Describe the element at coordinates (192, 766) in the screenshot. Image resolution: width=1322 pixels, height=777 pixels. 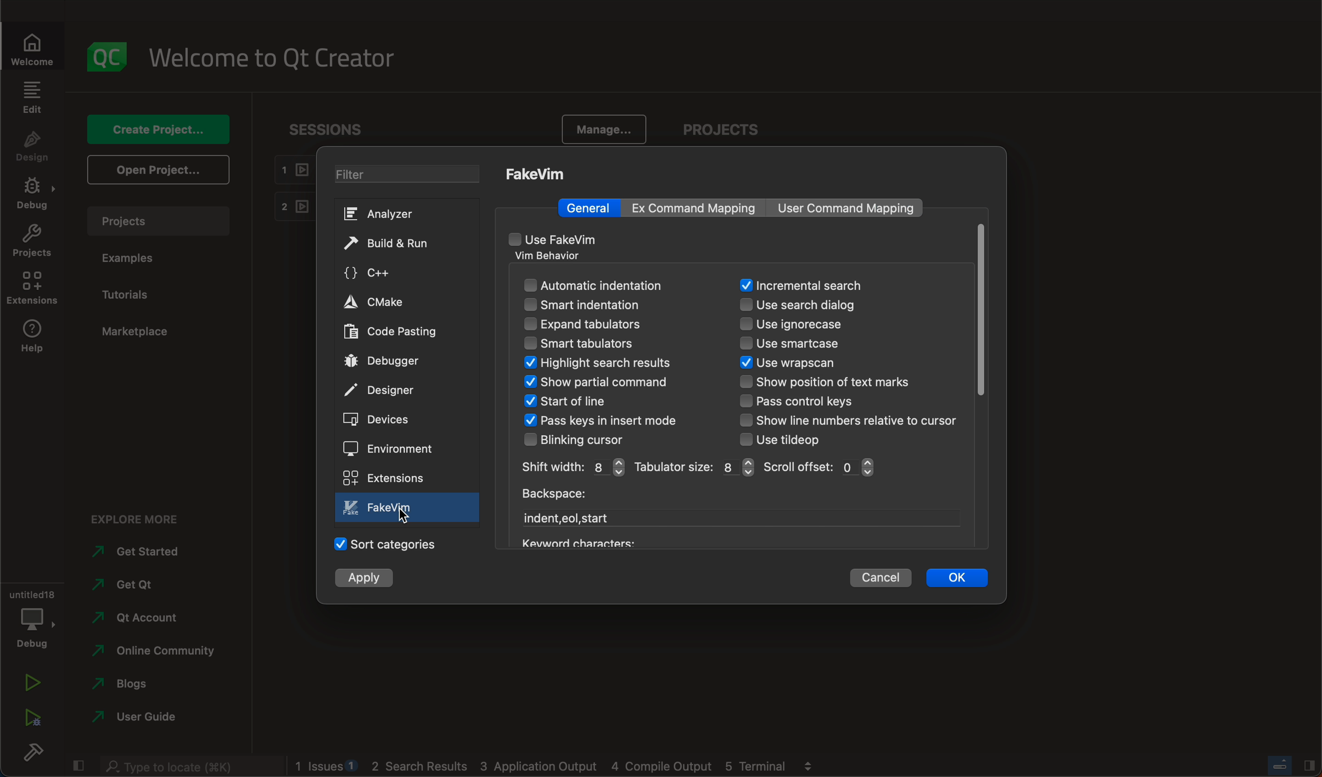
I see `search bar` at that location.